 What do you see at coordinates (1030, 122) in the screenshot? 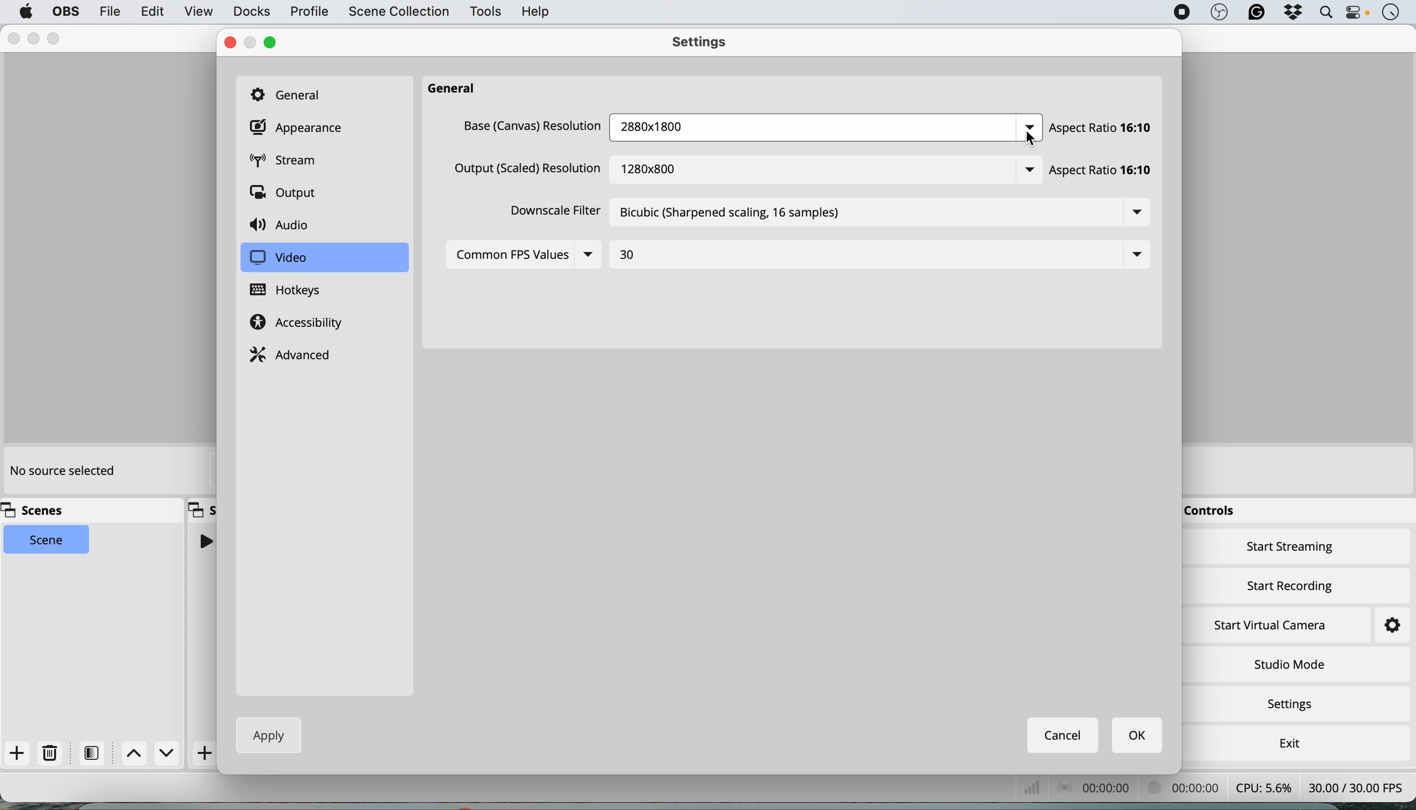
I see `` at bounding box center [1030, 122].